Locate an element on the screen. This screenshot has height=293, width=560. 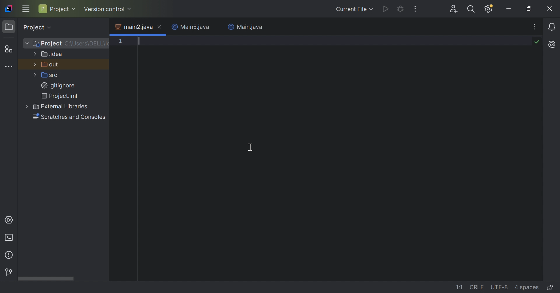
More tool windows is located at coordinates (9, 67).